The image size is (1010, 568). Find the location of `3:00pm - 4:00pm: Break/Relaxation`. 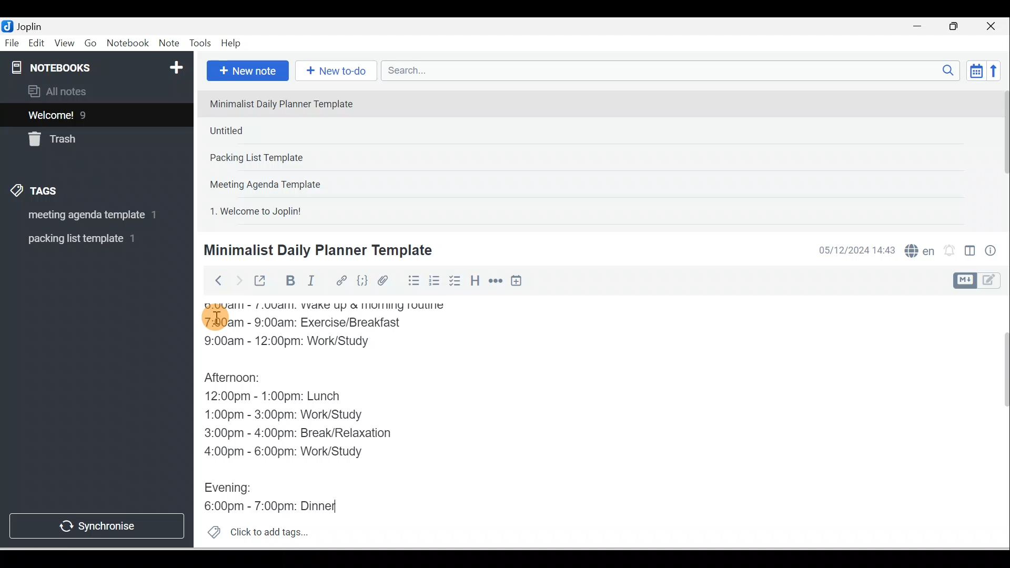

3:00pm - 4:00pm: Break/Relaxation is located at coordinates (320, 432).